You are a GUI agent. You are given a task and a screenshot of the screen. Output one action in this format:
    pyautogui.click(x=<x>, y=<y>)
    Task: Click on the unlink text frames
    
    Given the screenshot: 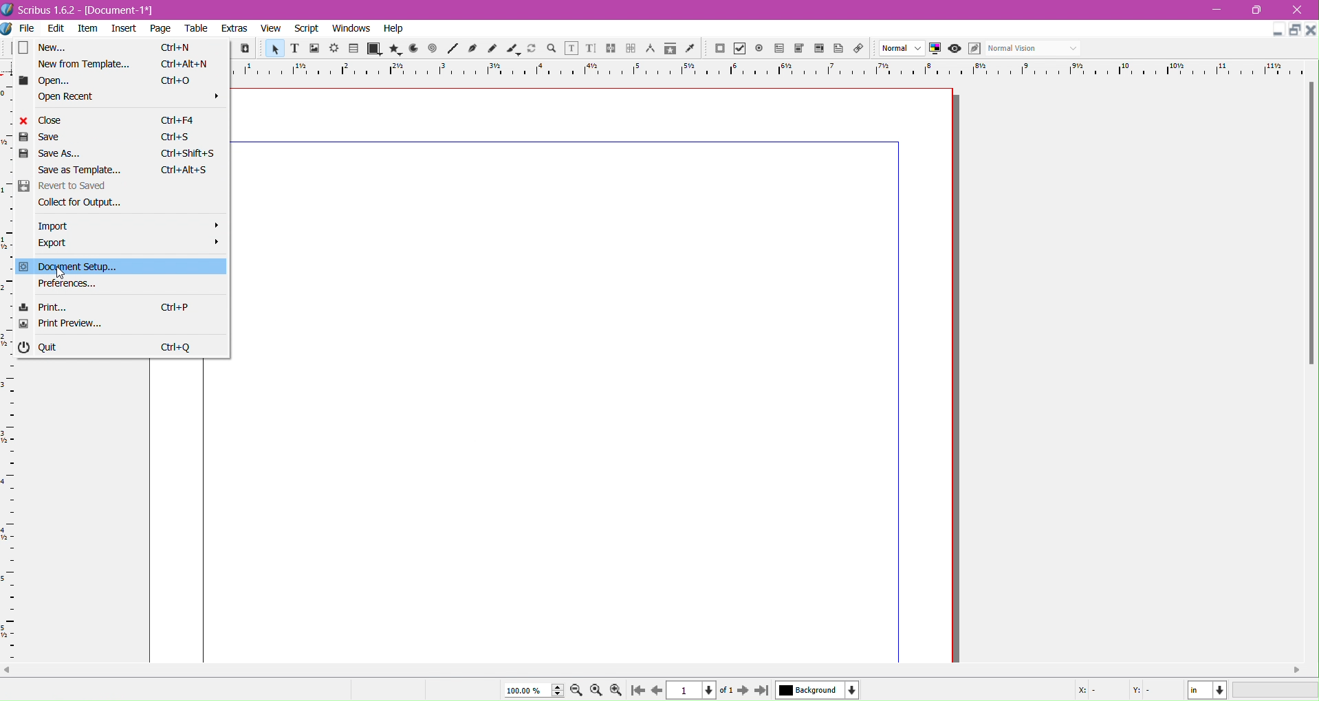 What is the action you would take?
    pyautogui.click(x=631, y=49)
    